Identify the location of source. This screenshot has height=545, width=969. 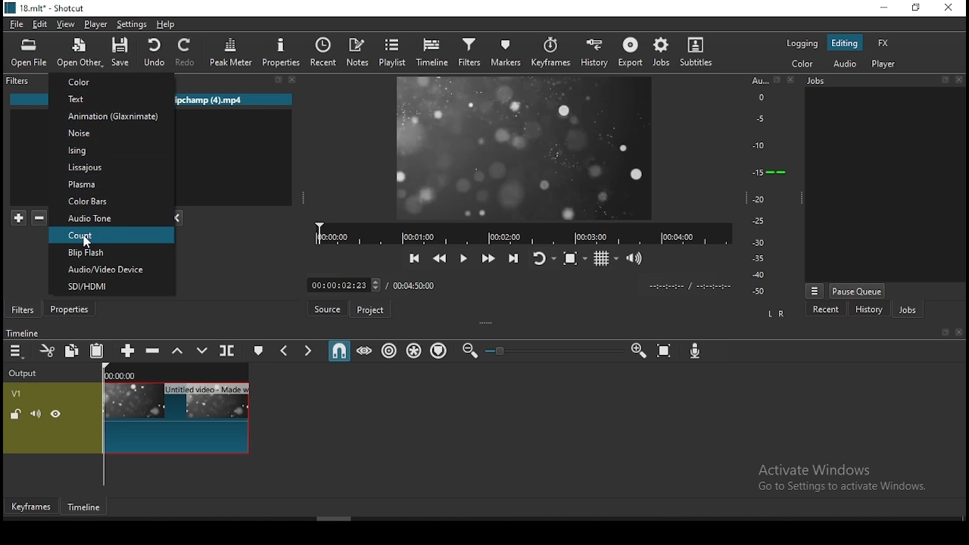
(327, 309).